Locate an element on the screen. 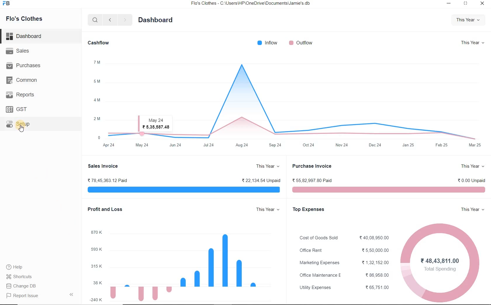 This screenshot has height=305, width=491. Sales is located at coordinates (19, 51).